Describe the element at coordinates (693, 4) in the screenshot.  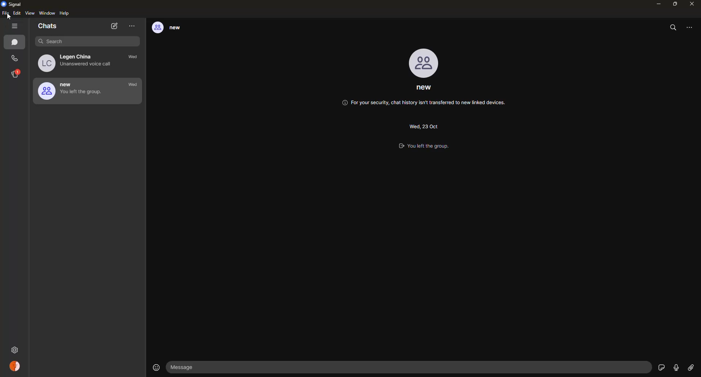
I see `close` at that location.